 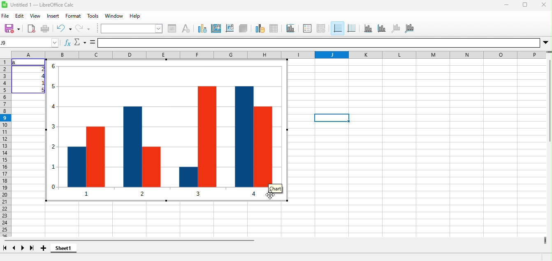 I want to click on chart wall, so click(x=230, y=29).